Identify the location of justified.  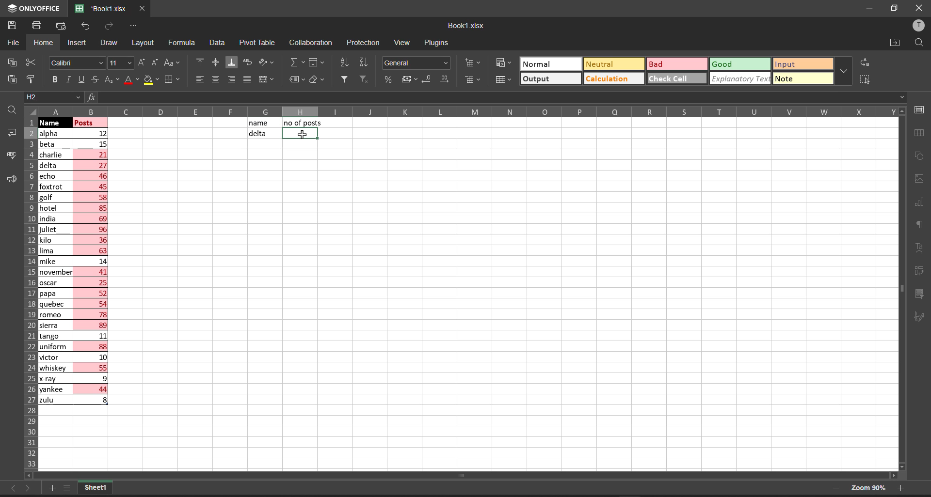
(246, 79).